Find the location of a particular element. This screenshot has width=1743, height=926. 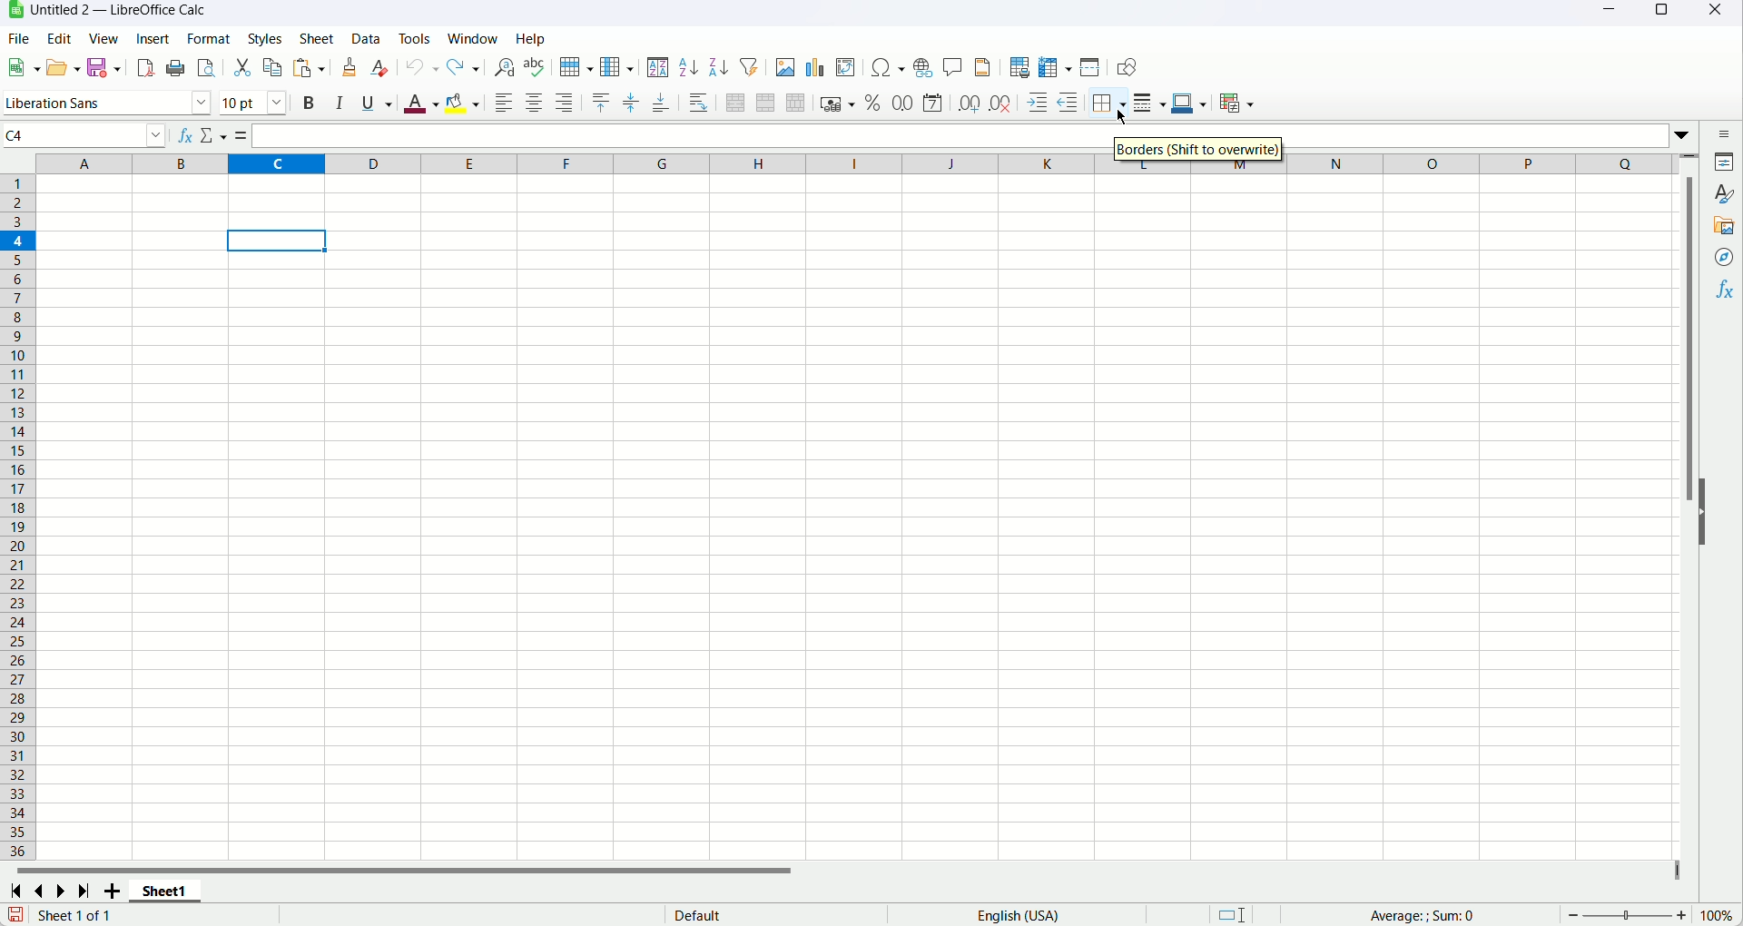

Header and footer is located at coordinates (982, 67).